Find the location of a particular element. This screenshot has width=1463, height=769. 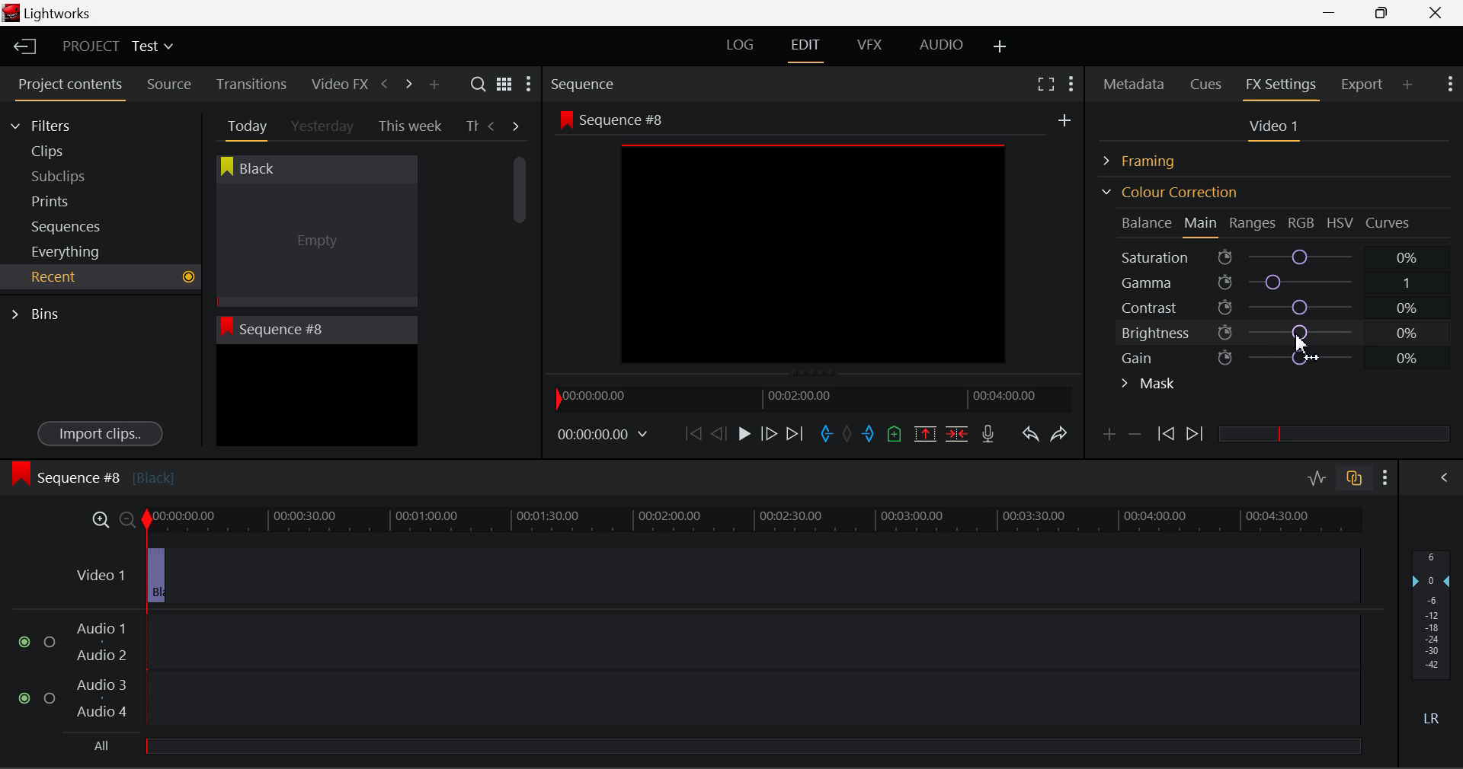

Remove All Marks is located at coordinates (849, 436).